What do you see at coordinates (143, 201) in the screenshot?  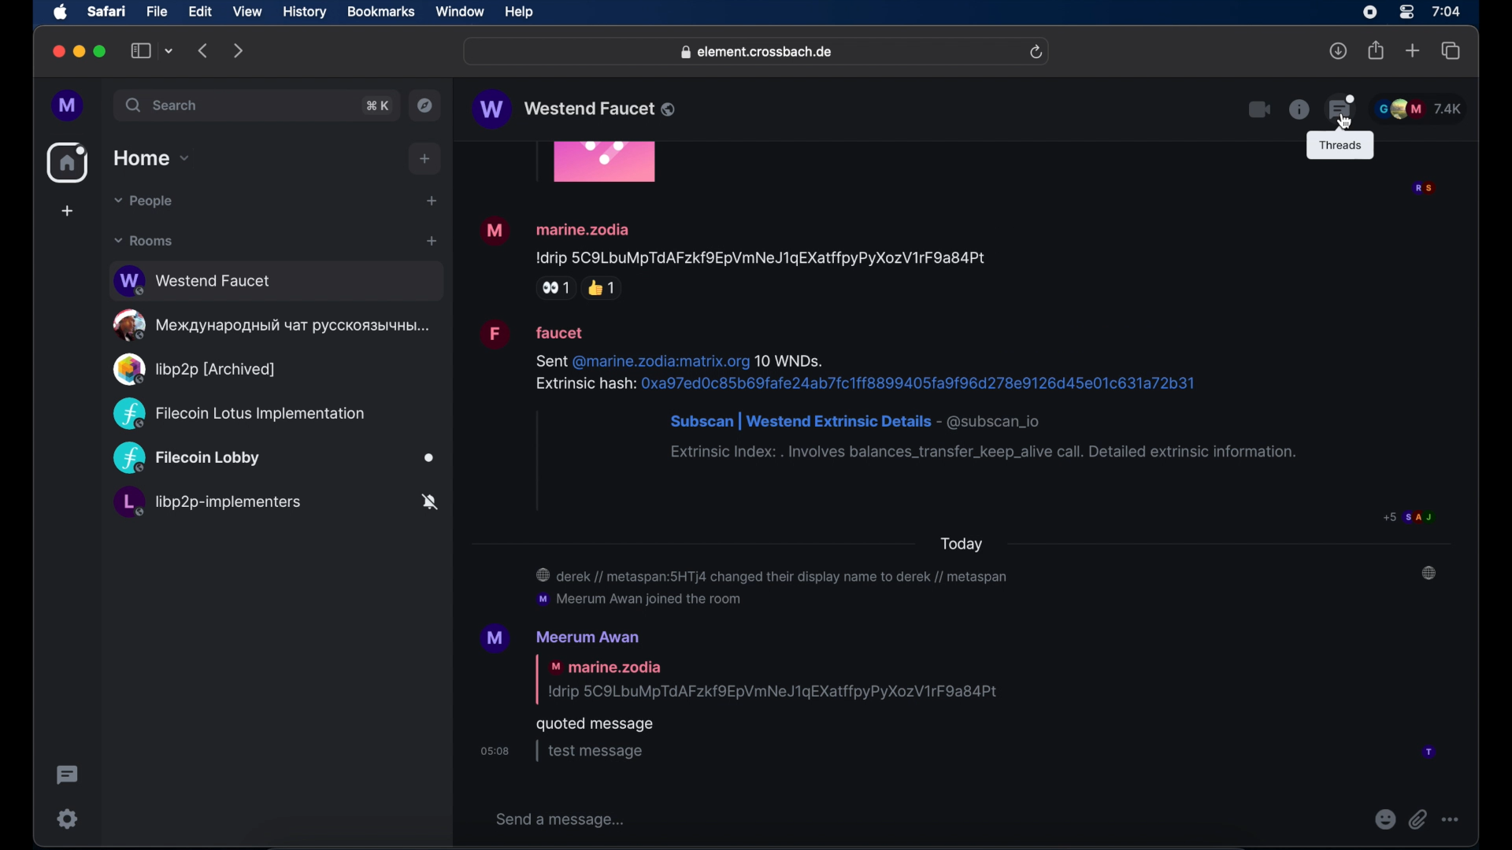 I see `people dropdown` at bounding box center [143, 201].